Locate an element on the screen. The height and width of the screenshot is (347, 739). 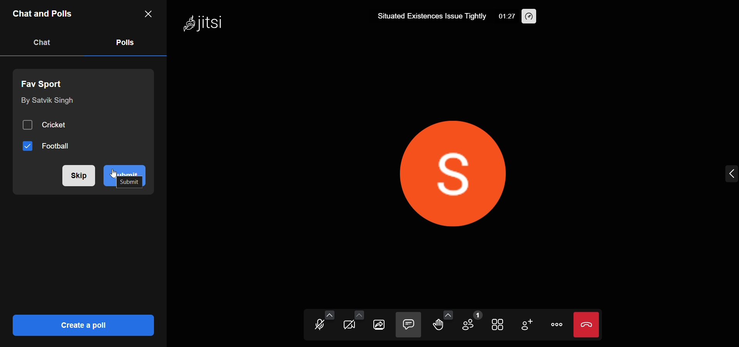
cursor is located at coordinates (118, 174).